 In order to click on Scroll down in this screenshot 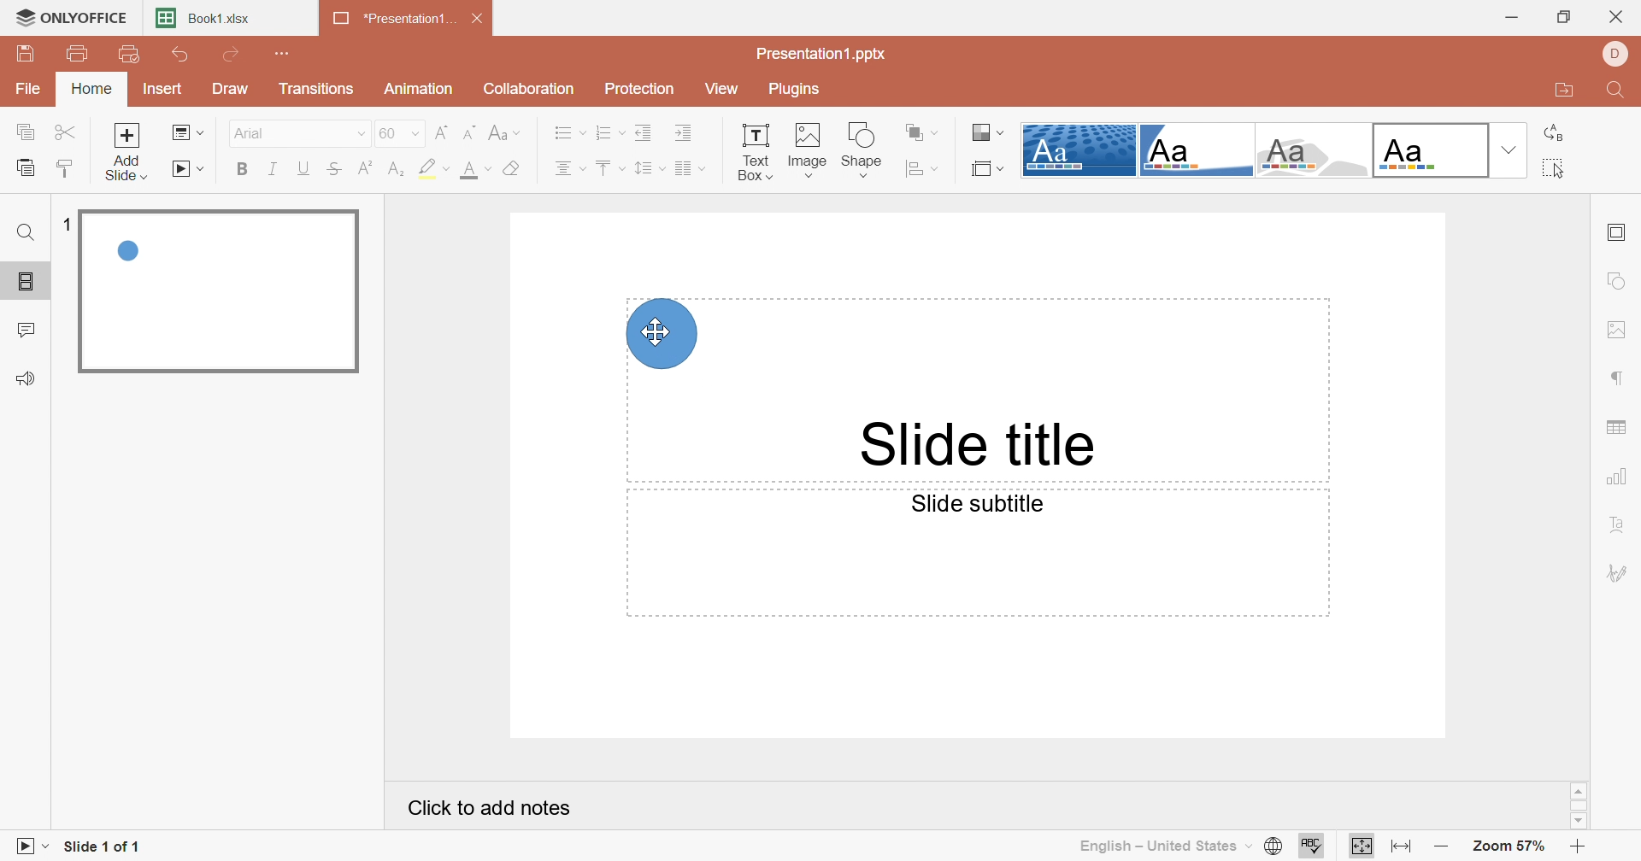, I will do `click(1577, 820)`.